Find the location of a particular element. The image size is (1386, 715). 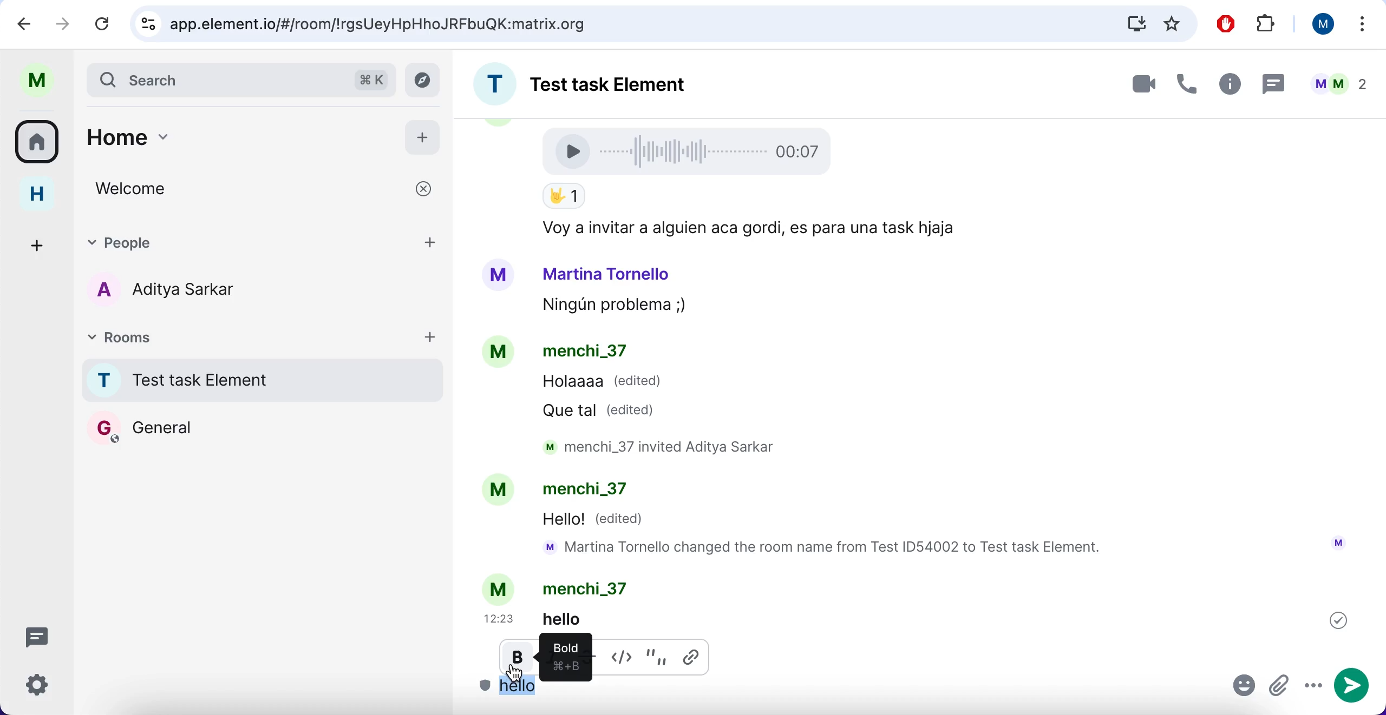

Ningun problema ;, is located at coordinates (609, 307).